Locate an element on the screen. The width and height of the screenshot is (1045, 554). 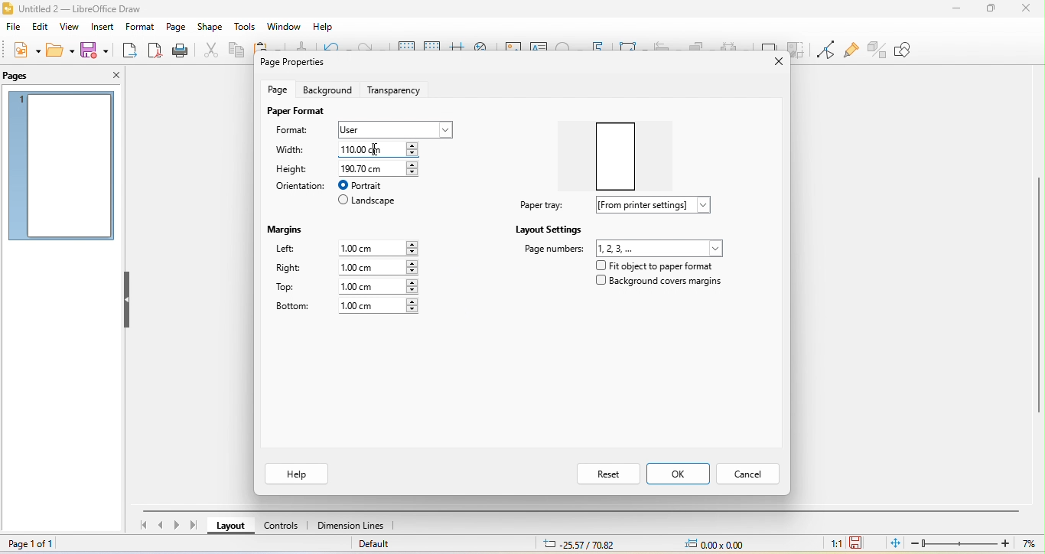
shape is located at coordinates (210, 28).